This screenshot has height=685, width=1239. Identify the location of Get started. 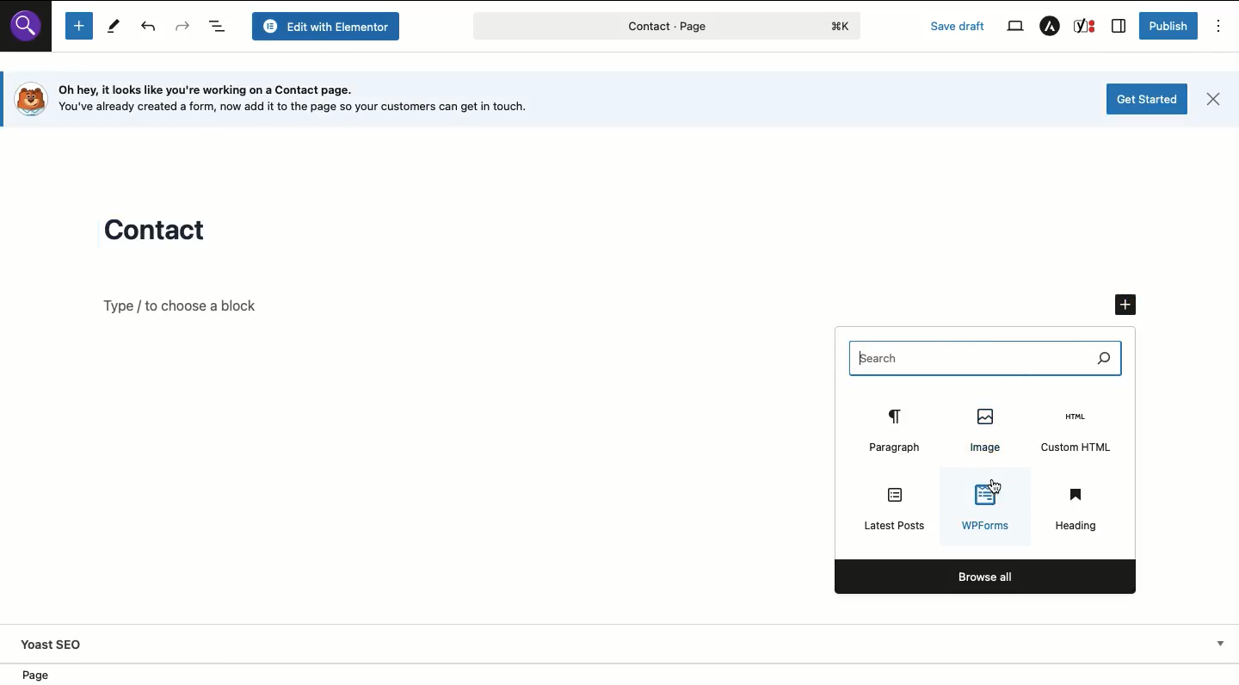
(1148, 99).